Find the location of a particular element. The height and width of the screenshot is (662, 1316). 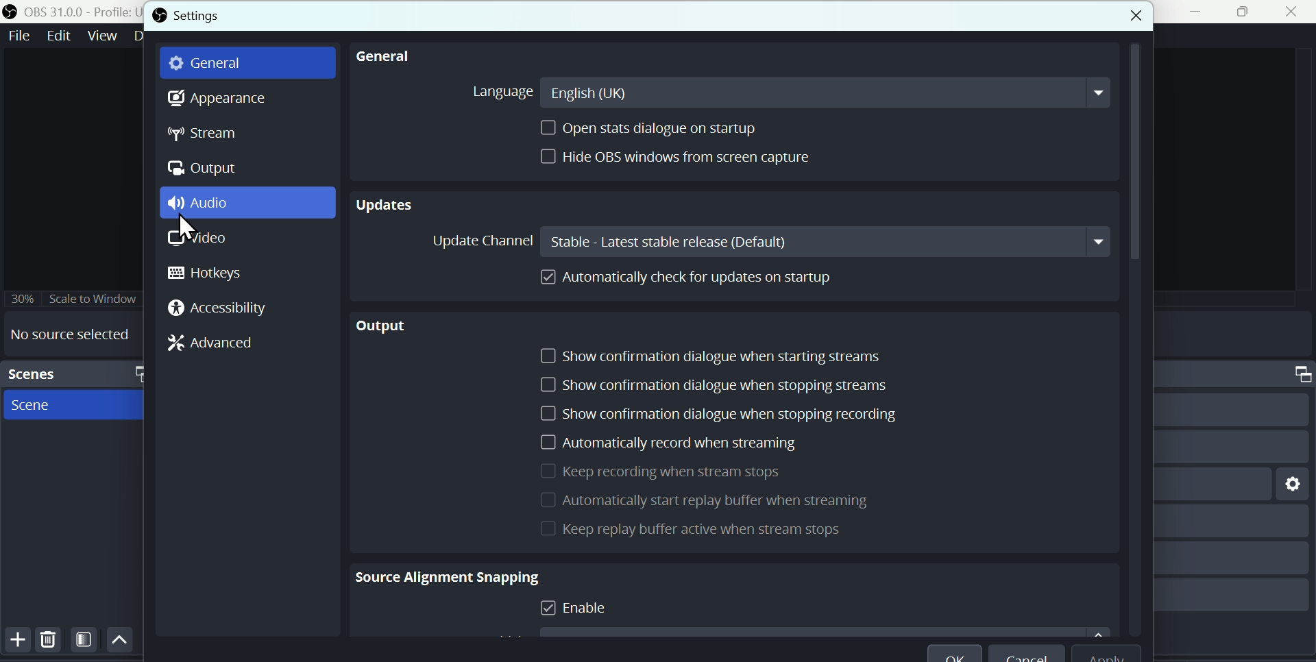

Show confirmation dialogue when stopping Stream is located at coordinates (716, 385).